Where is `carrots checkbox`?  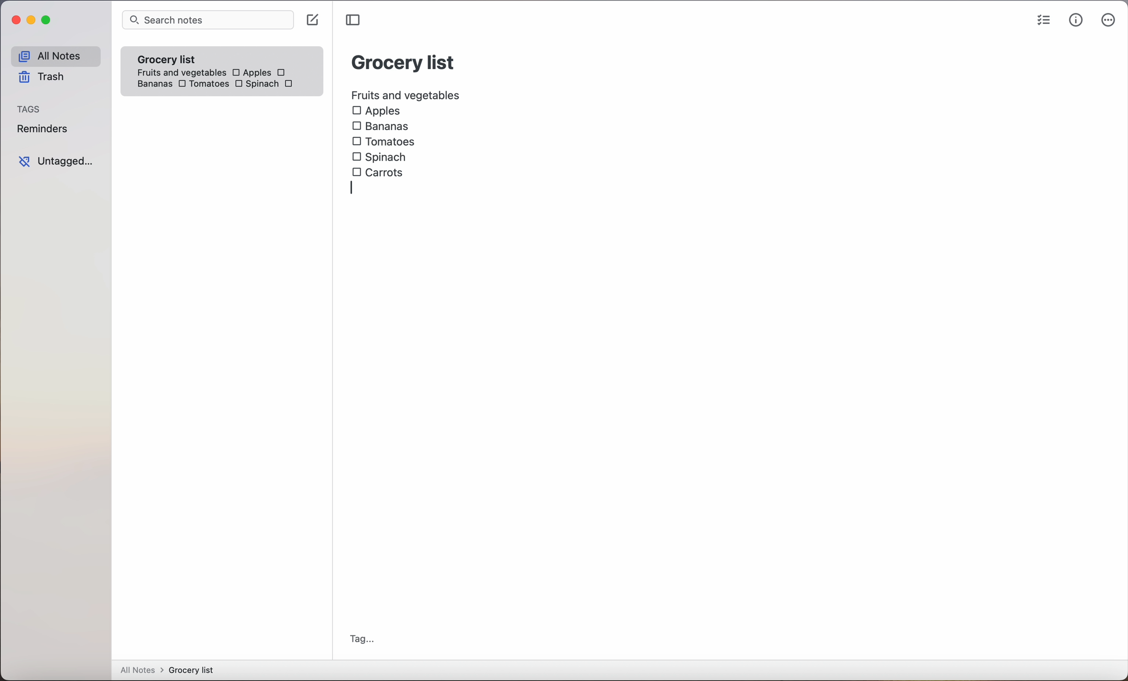
carrots checkbox is located at coordinates (380, 171).